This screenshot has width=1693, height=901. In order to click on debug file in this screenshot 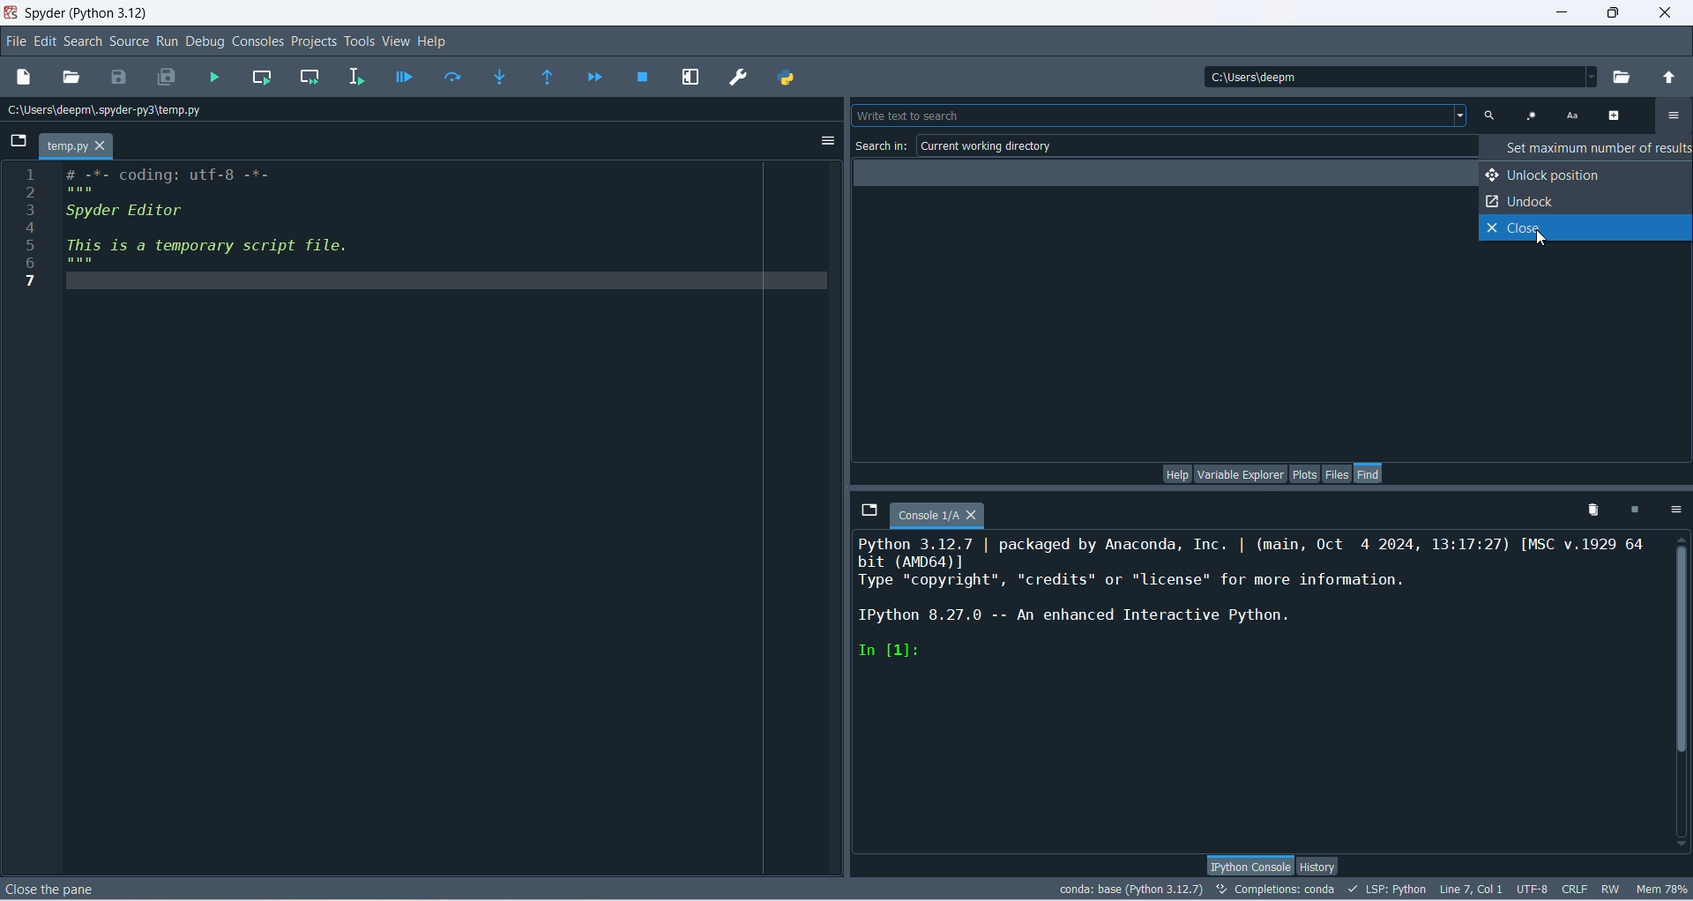, I will do `click(401, 78)`.